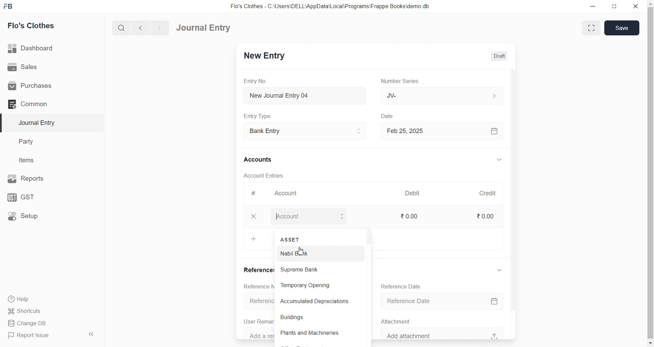 The width and height of the screenshot is (654, 347). Describe the element at coordinates (616, 6) in the screenshot. I see `resize` at that location.